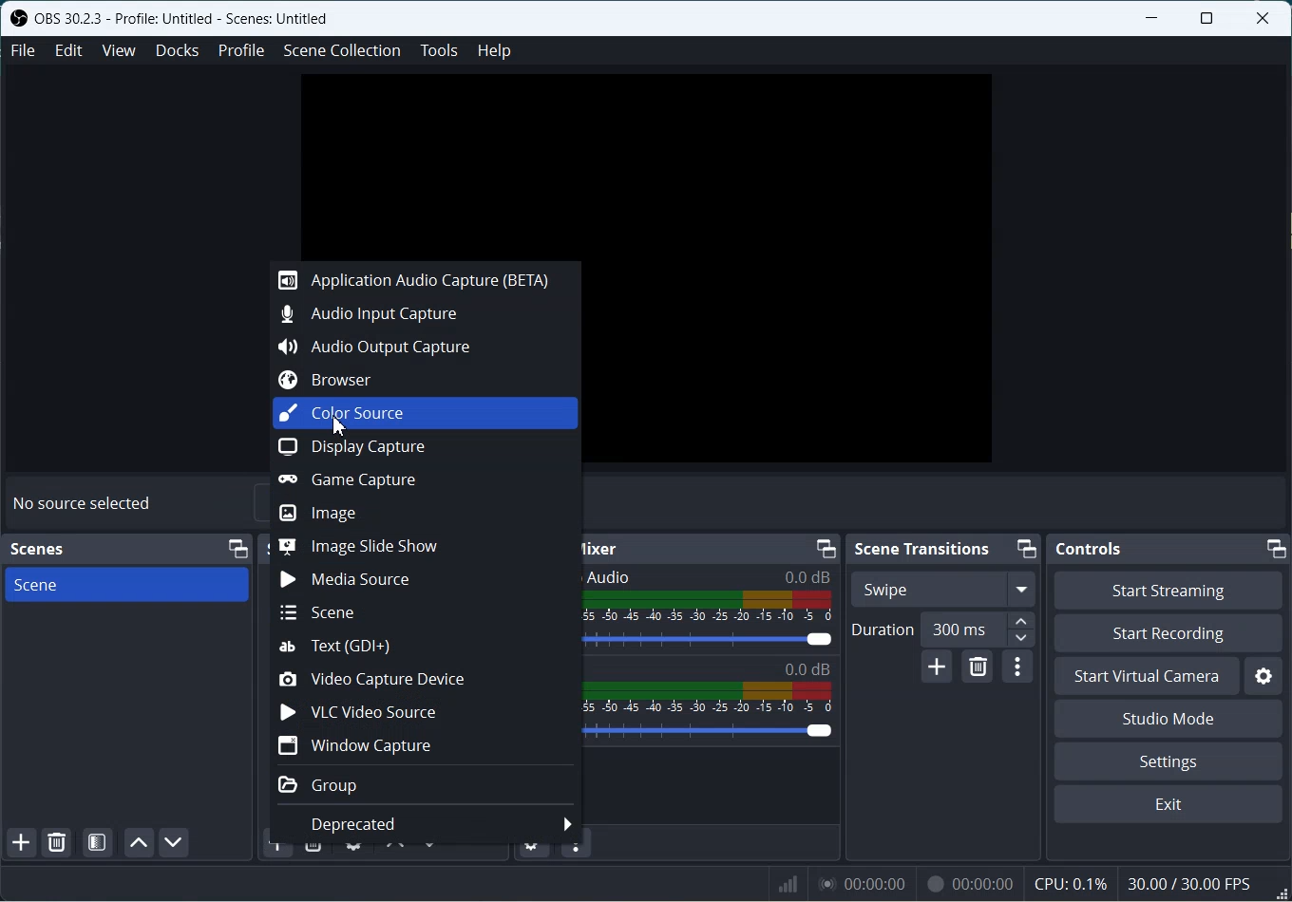 The image size is (1292, 902). I want to click on Start Streaming, so click(1168, 590).